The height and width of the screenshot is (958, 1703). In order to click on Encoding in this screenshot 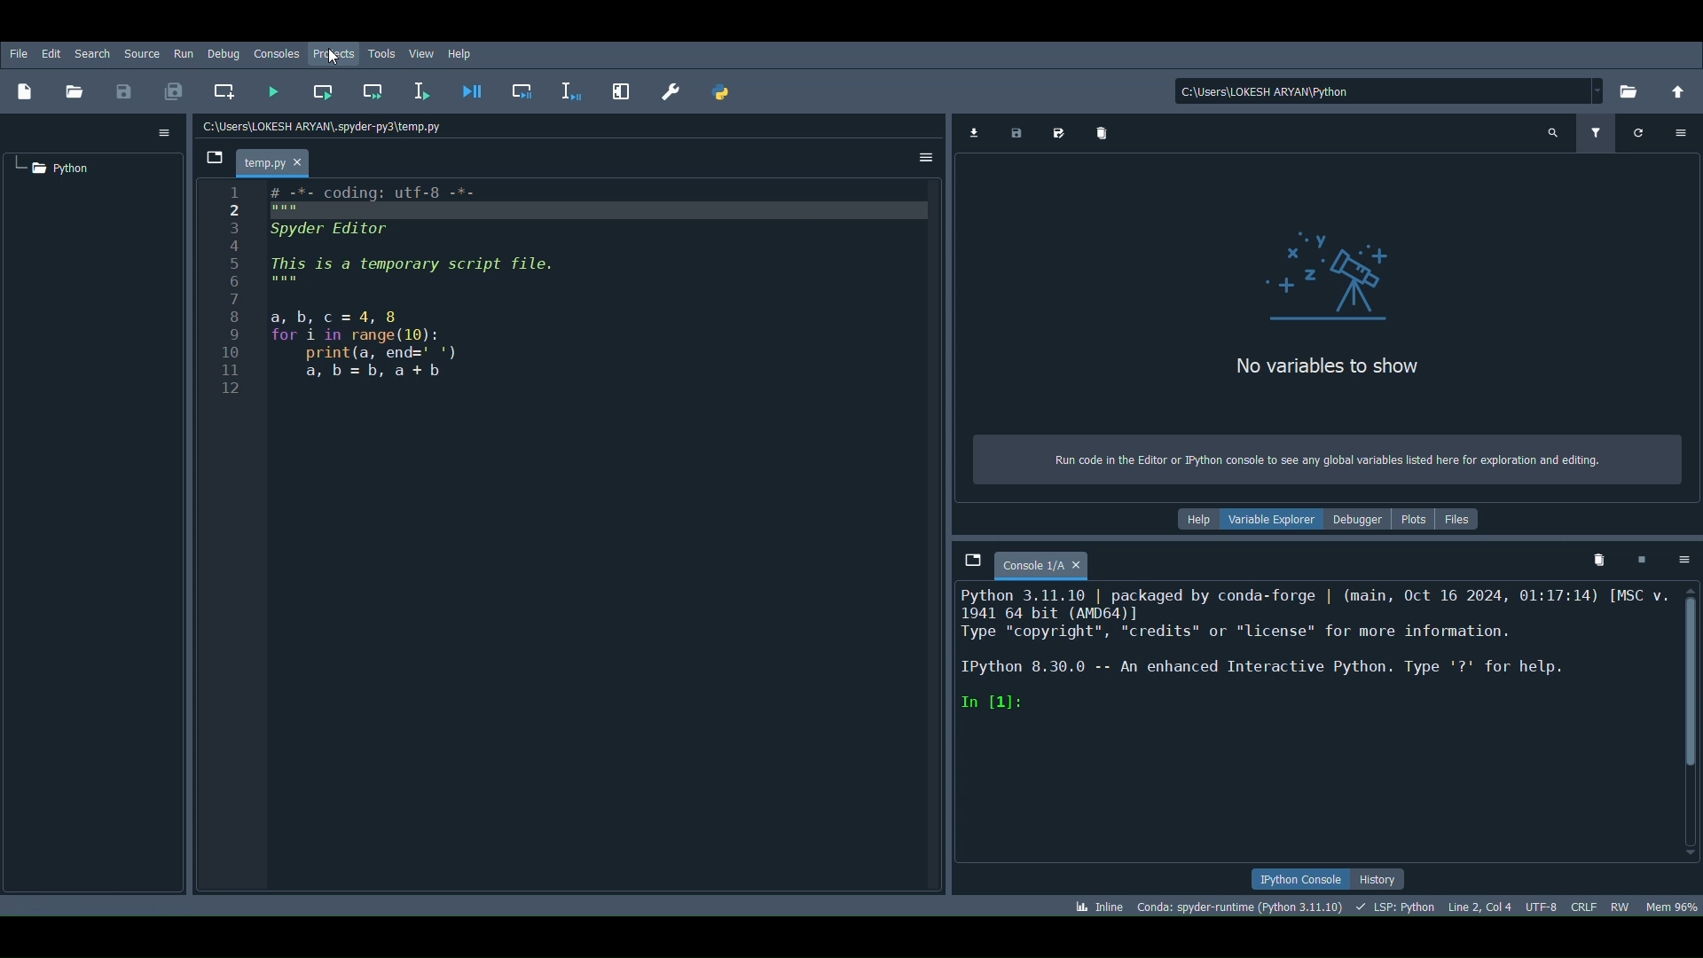, I will do `click(1542, 904)`.